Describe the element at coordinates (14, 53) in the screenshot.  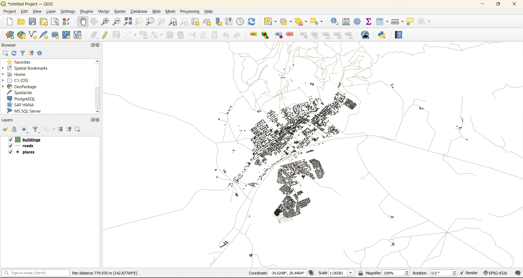
I see `refresh` at that location.